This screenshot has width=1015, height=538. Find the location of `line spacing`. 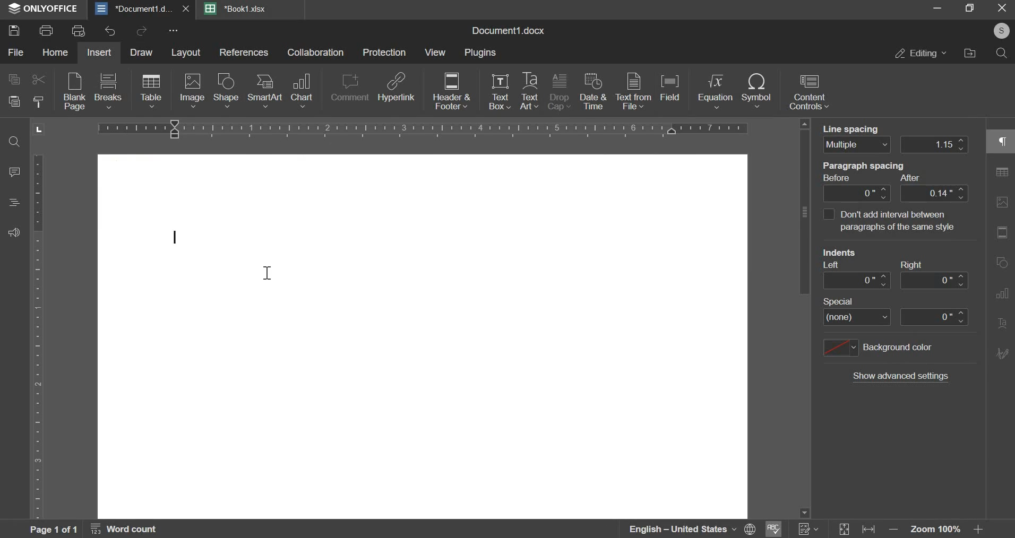

line spacing is located at coordinates (856, 144).